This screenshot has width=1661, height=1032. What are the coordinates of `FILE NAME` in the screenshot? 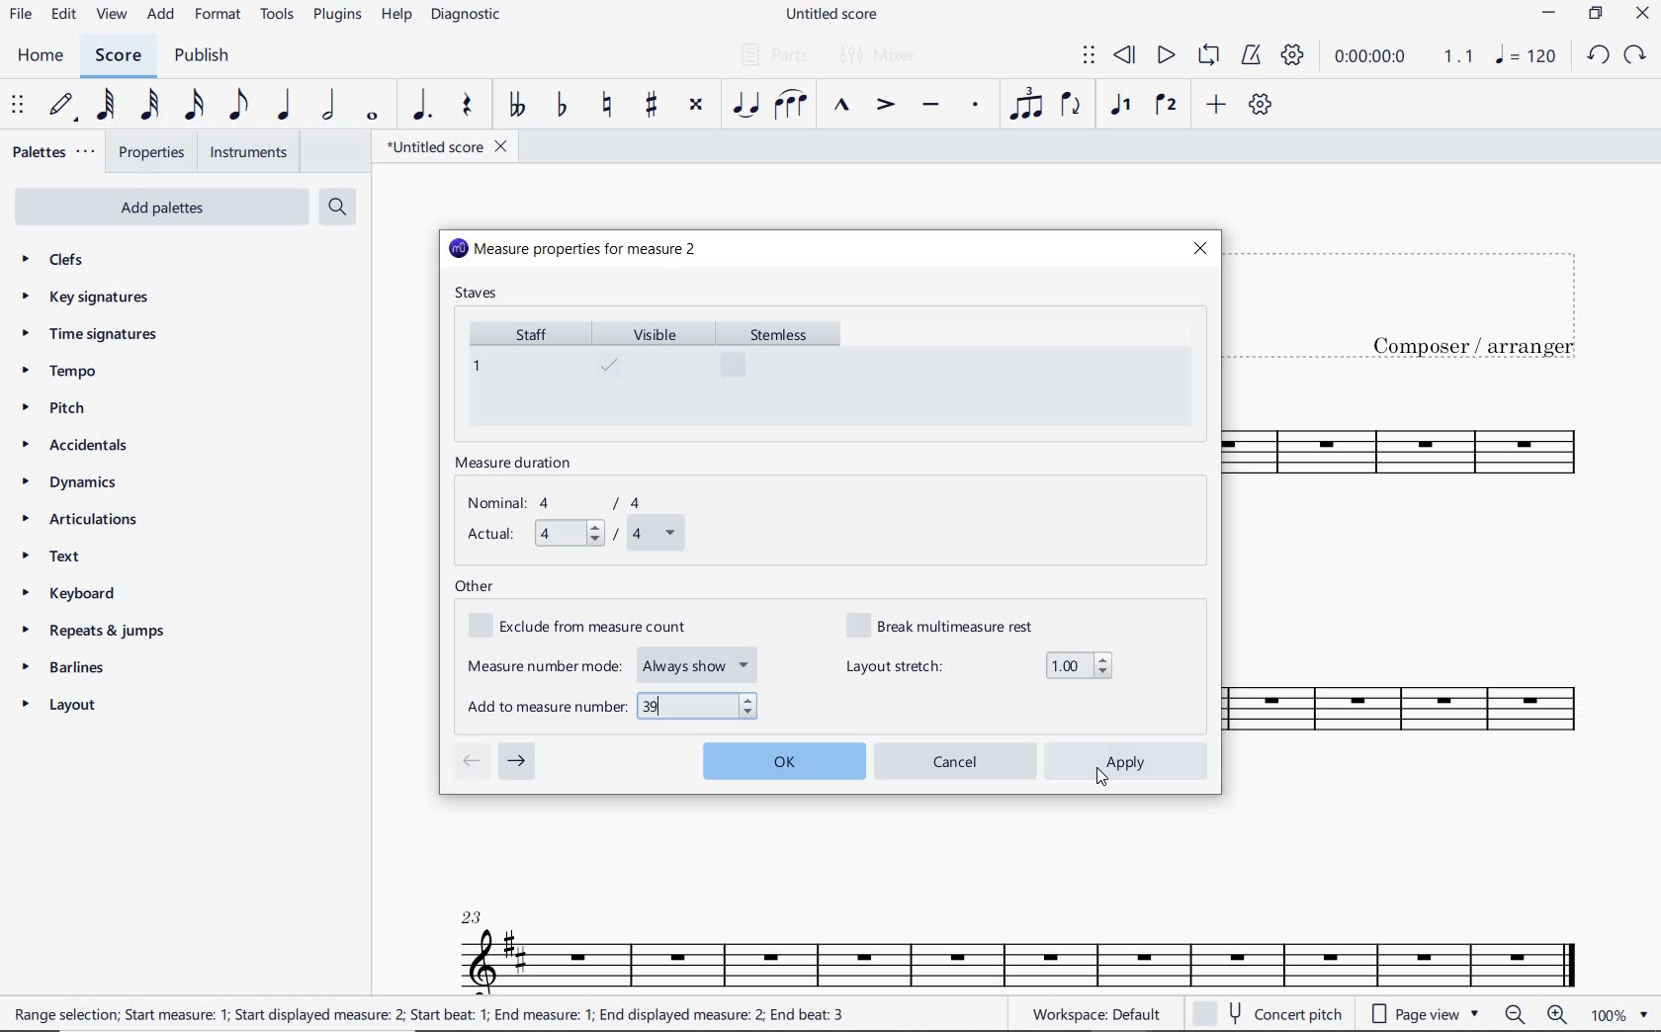 It's located at (835, 15).